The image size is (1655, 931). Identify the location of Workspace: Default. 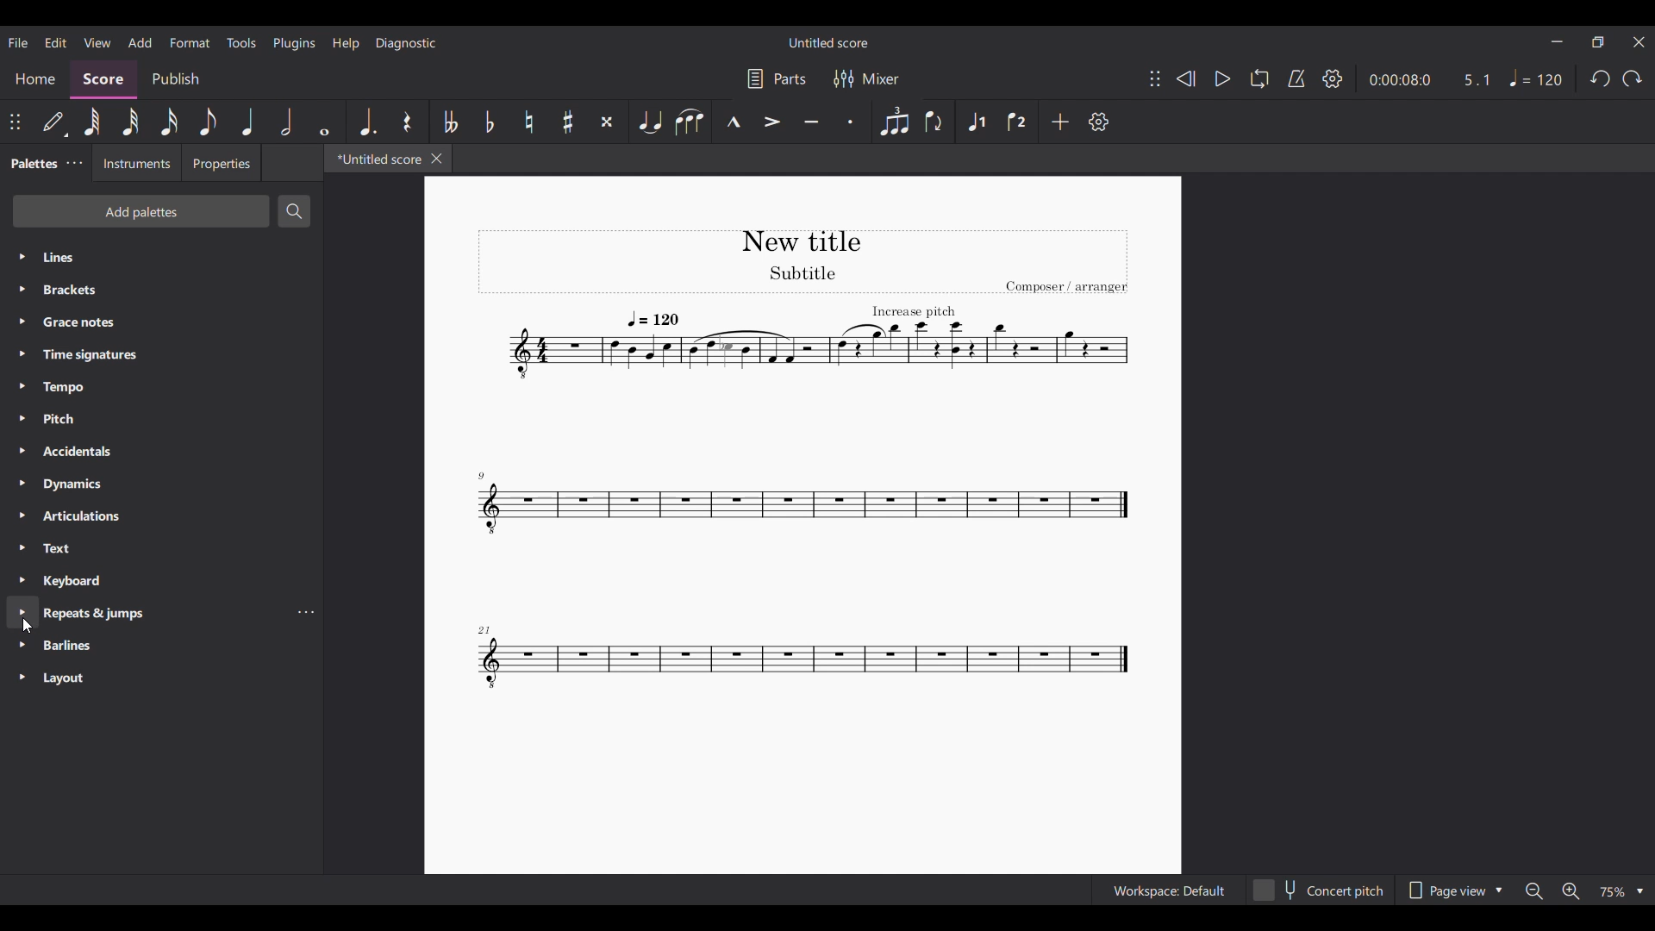
(1169, 890).